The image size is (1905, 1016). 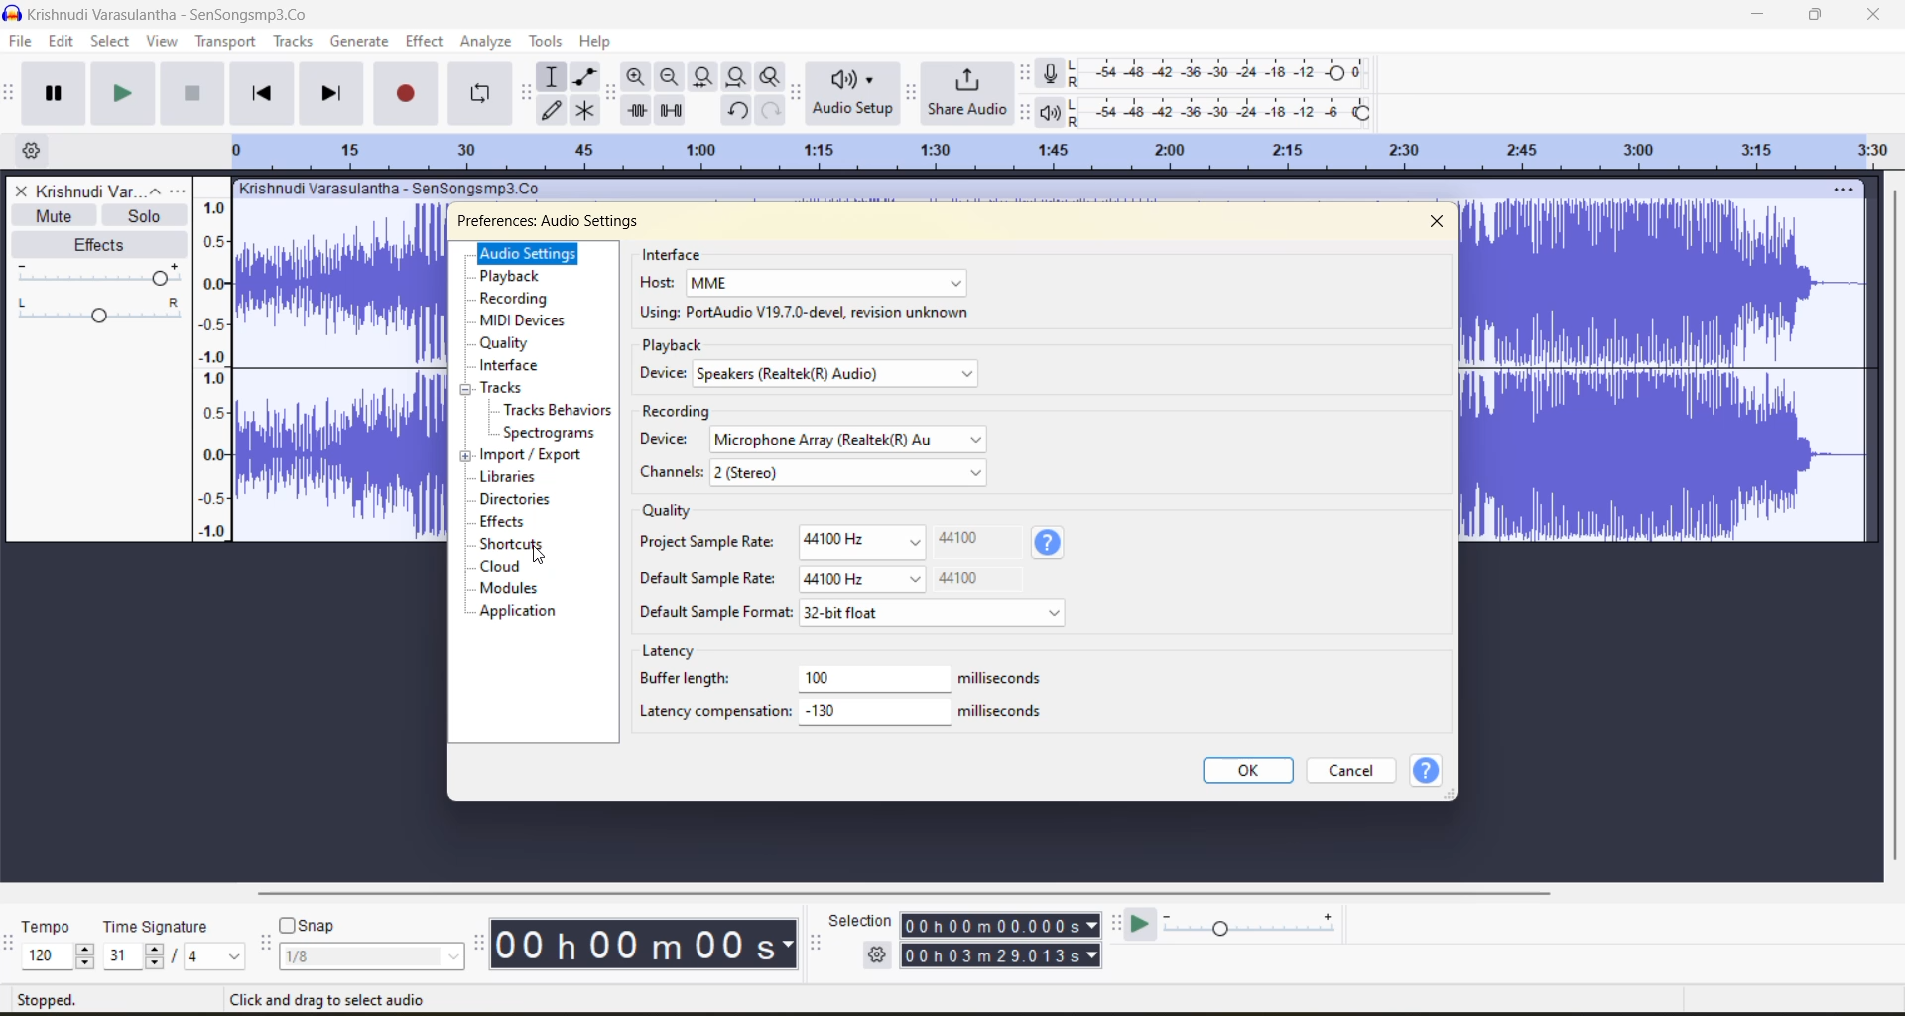 I want to click on tempo, so click(x=59, y=945).